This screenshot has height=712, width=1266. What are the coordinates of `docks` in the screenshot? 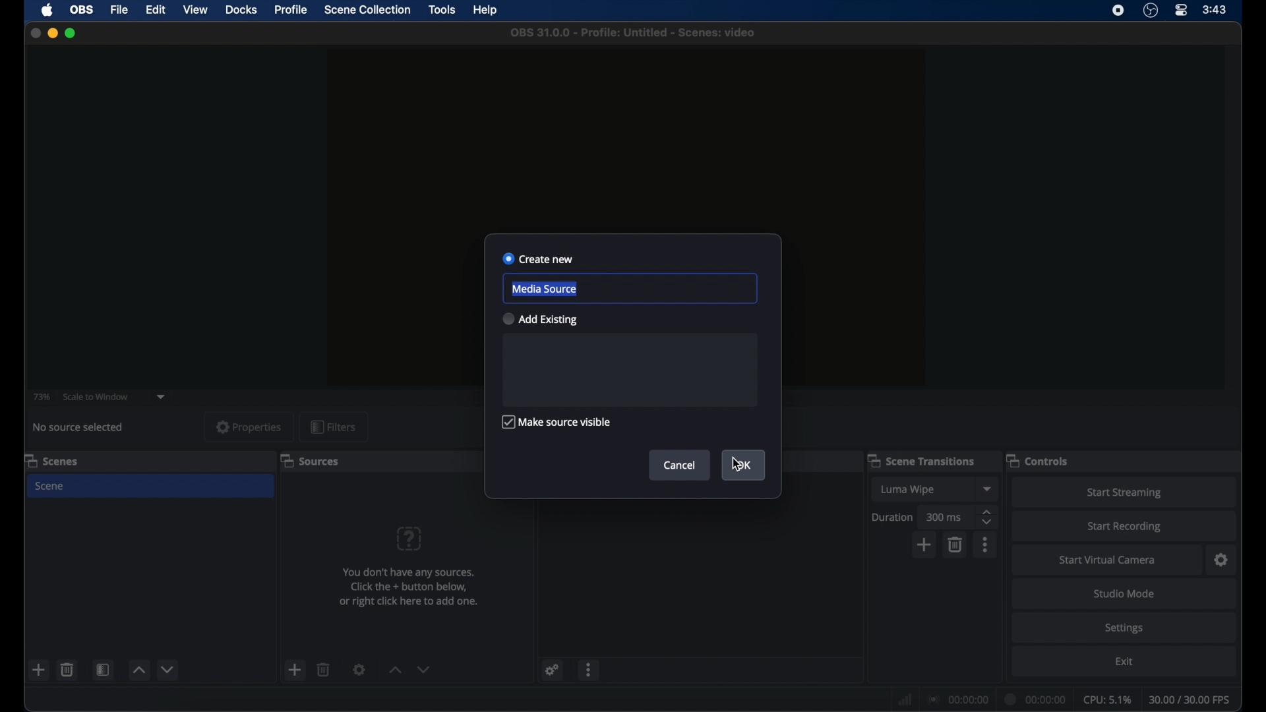 It's located at (242, 10).